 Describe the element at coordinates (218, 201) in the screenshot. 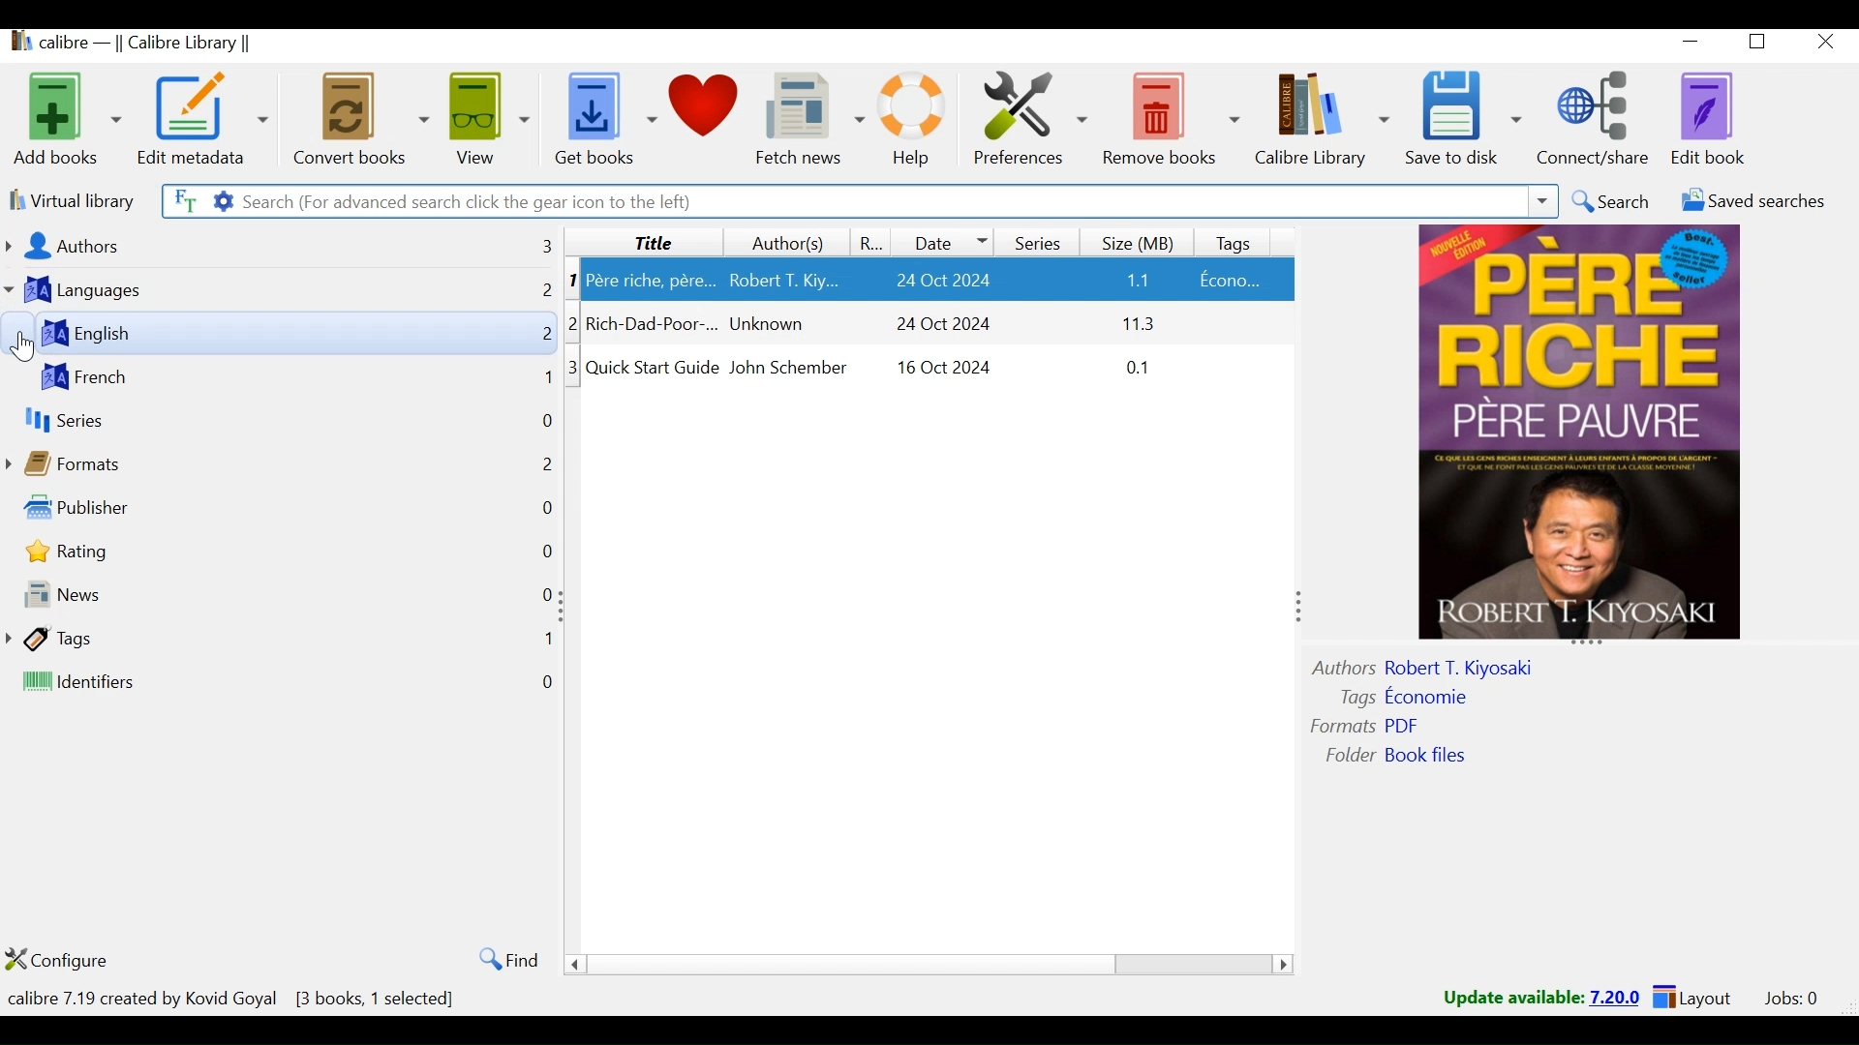

I see `Advanced Search` at that location.